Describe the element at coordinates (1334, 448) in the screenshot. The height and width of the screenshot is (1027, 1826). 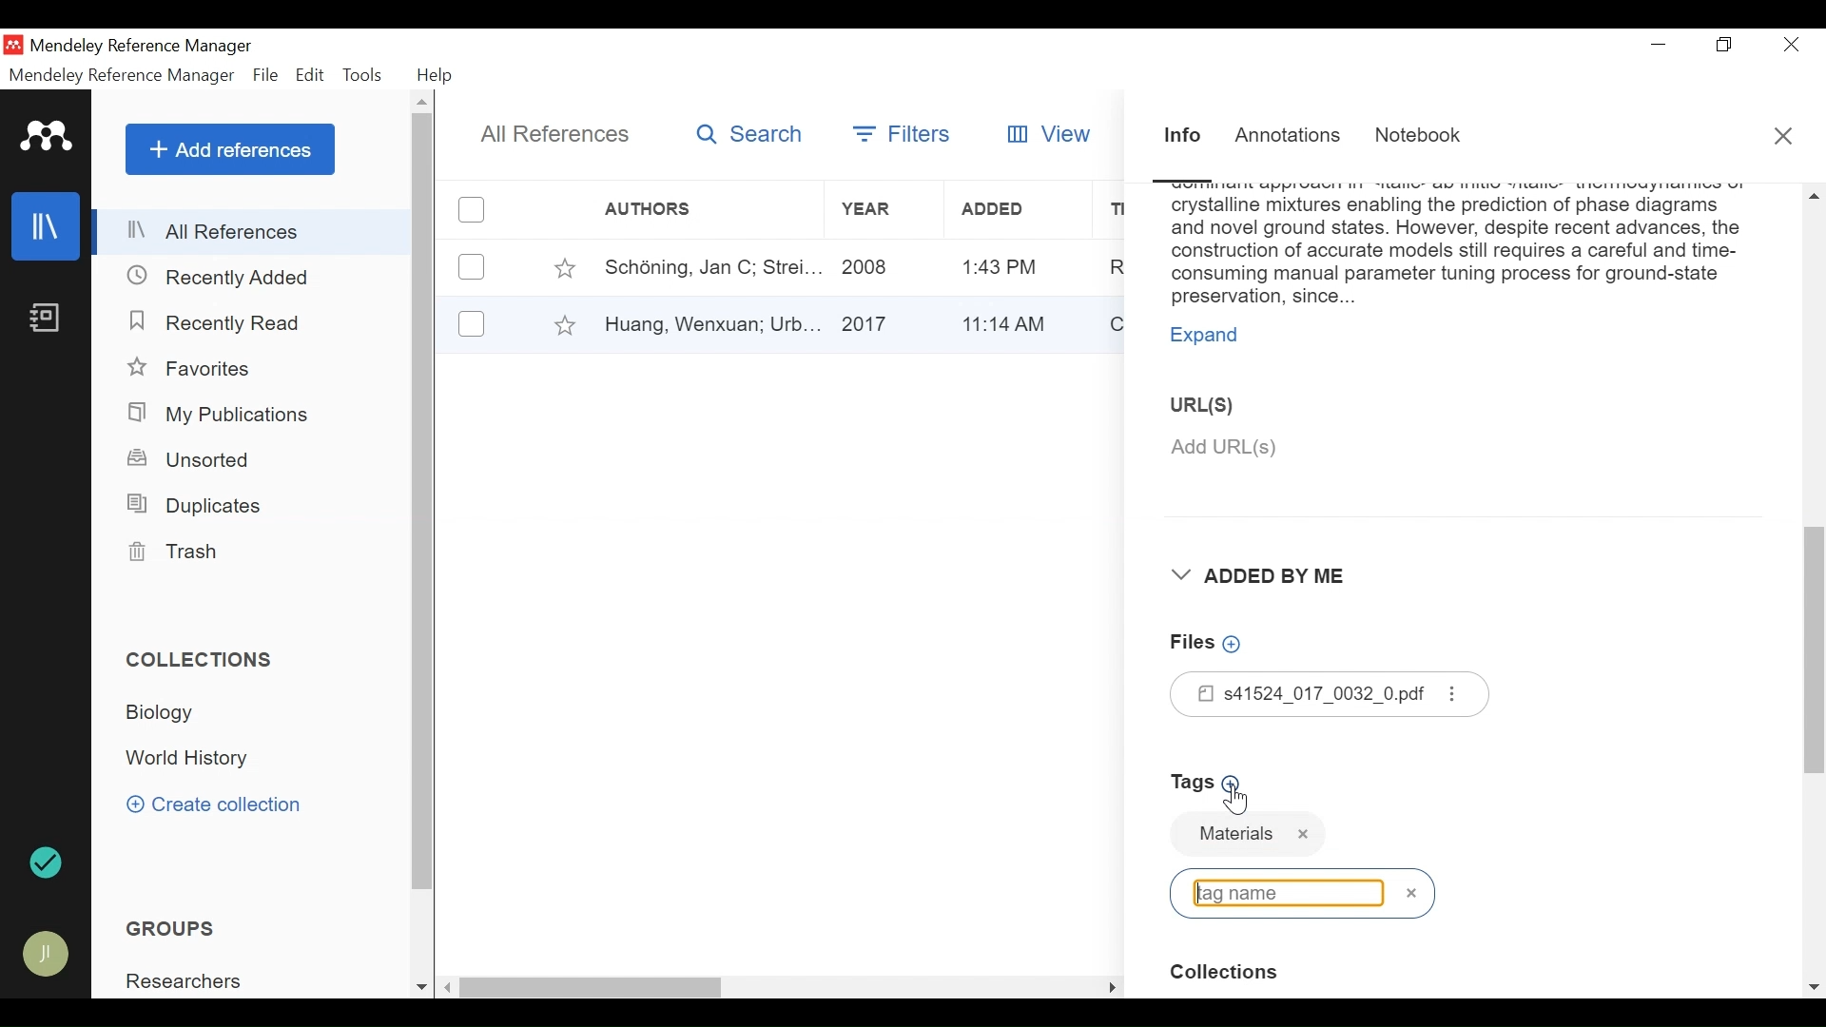
I see `Add URL(S)` at that location.